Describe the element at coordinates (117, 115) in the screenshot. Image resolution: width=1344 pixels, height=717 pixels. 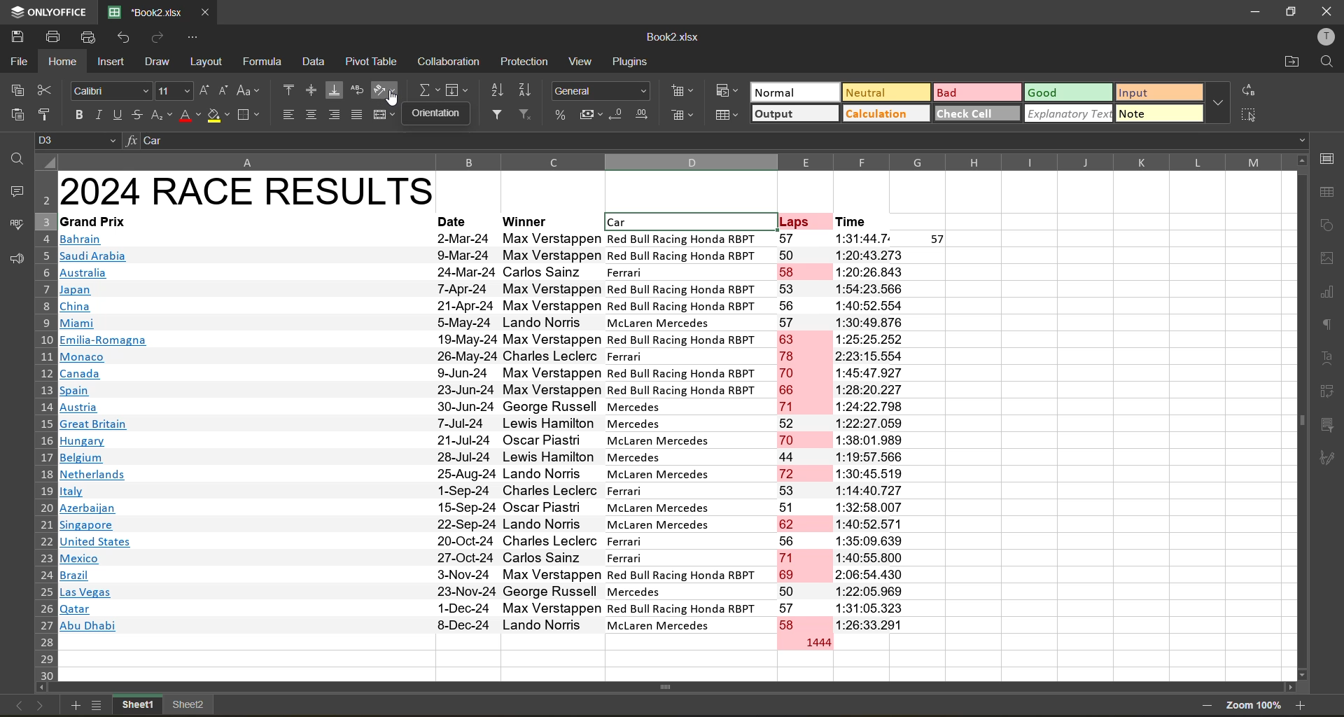
I see `underline` at that location.